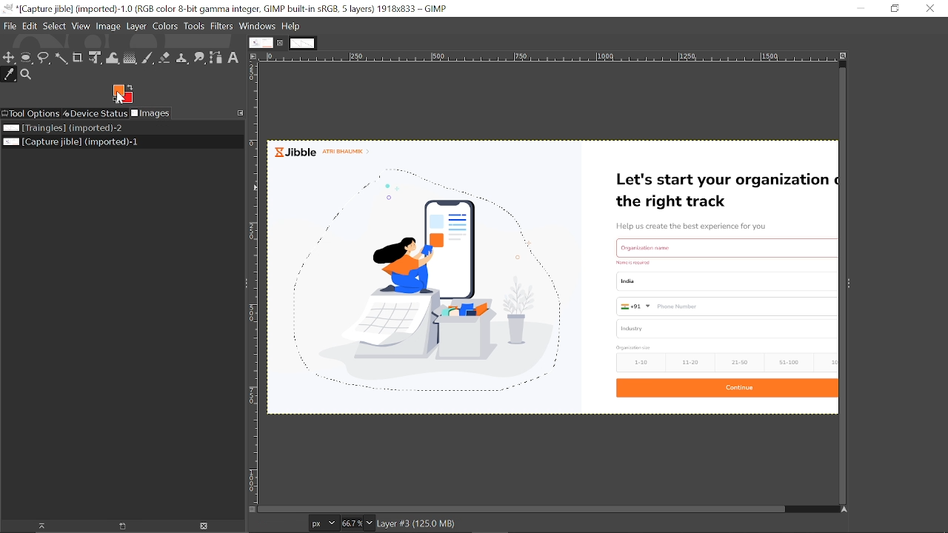  Describe the element at coordinates (81, 27) in the screenshot. I see `View` at that location.